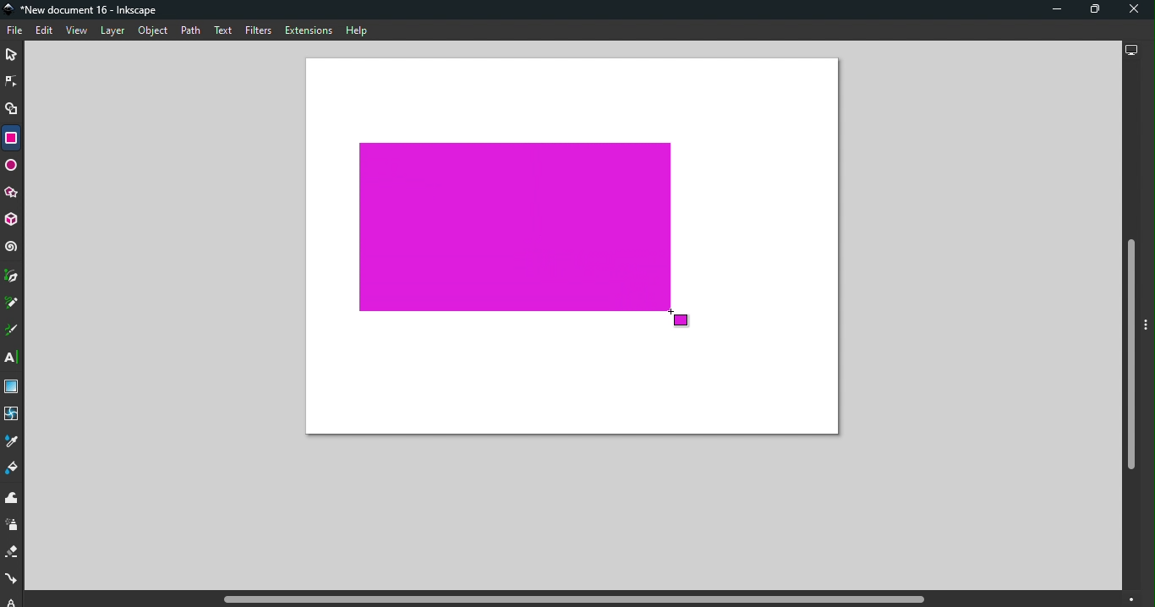 The width and height of the screenshot is (1155, 607). I want to click on Tweak tool, so click(15, 499).